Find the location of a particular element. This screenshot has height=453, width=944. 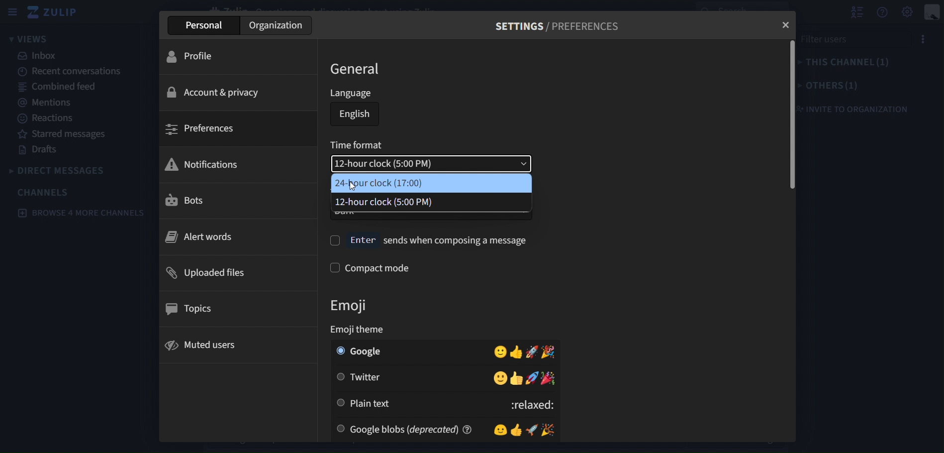

24-hour clock (17:00) is located at coordinates (433, 183).